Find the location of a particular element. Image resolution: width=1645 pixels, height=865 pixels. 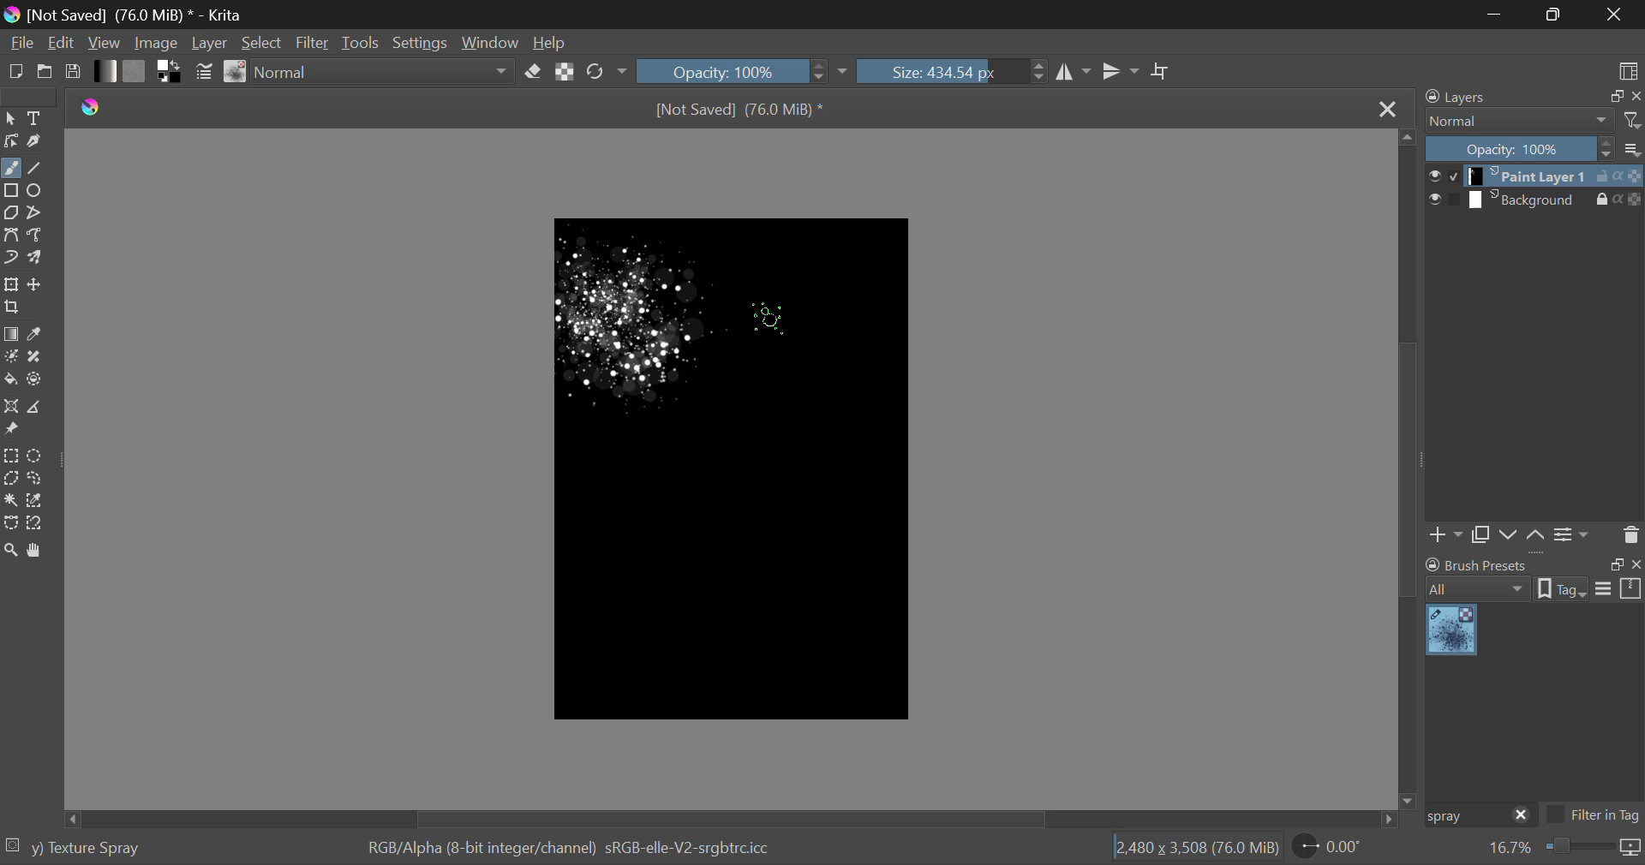

Crop Layer is located at coordinates (14, 308).